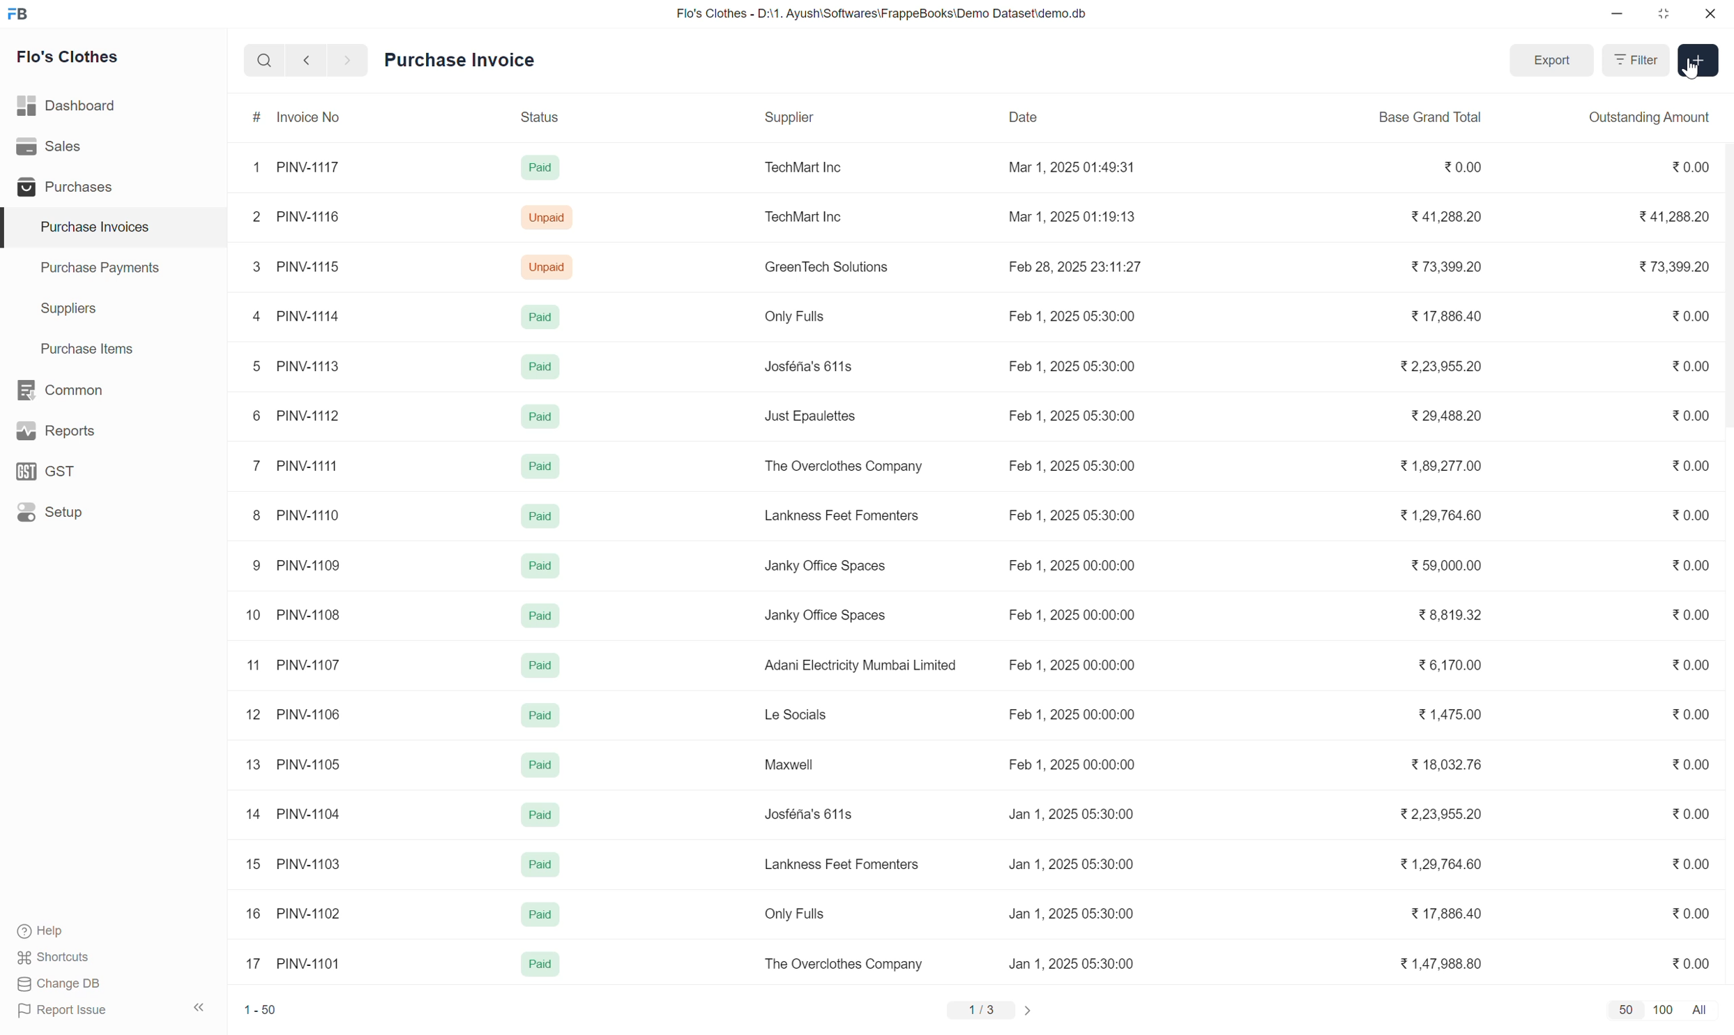 This screenshot has width=1734, height=1035. I want to click on 15 PINV-1103, so click(294, 863).